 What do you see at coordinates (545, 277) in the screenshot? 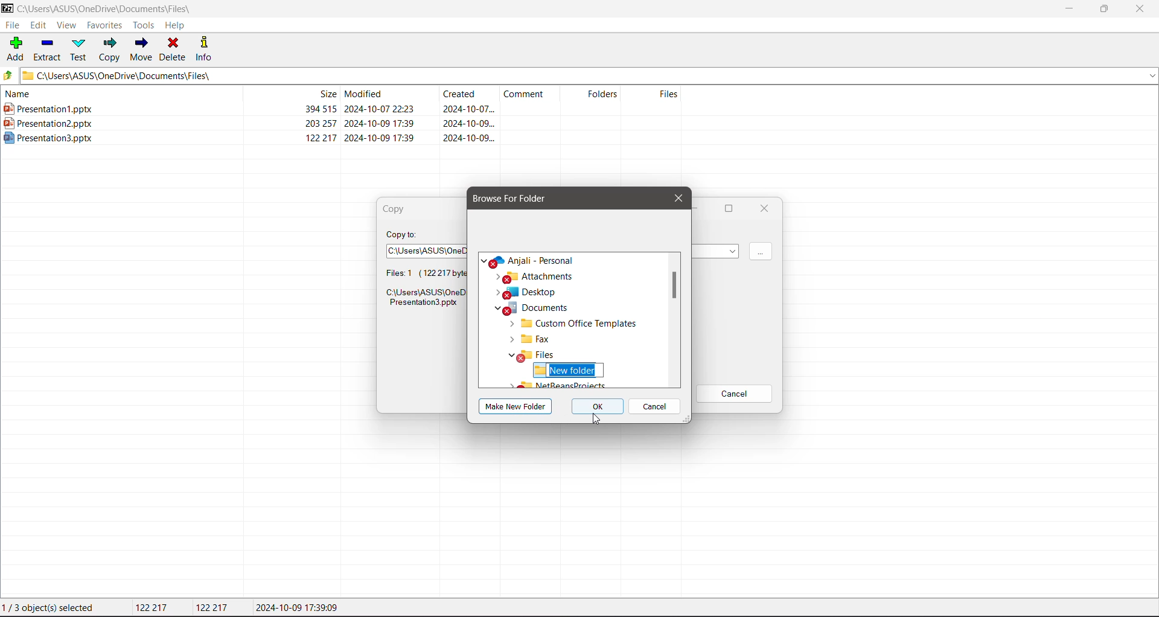
I see `Anjali - Personal` at bounding box center [545, 277].